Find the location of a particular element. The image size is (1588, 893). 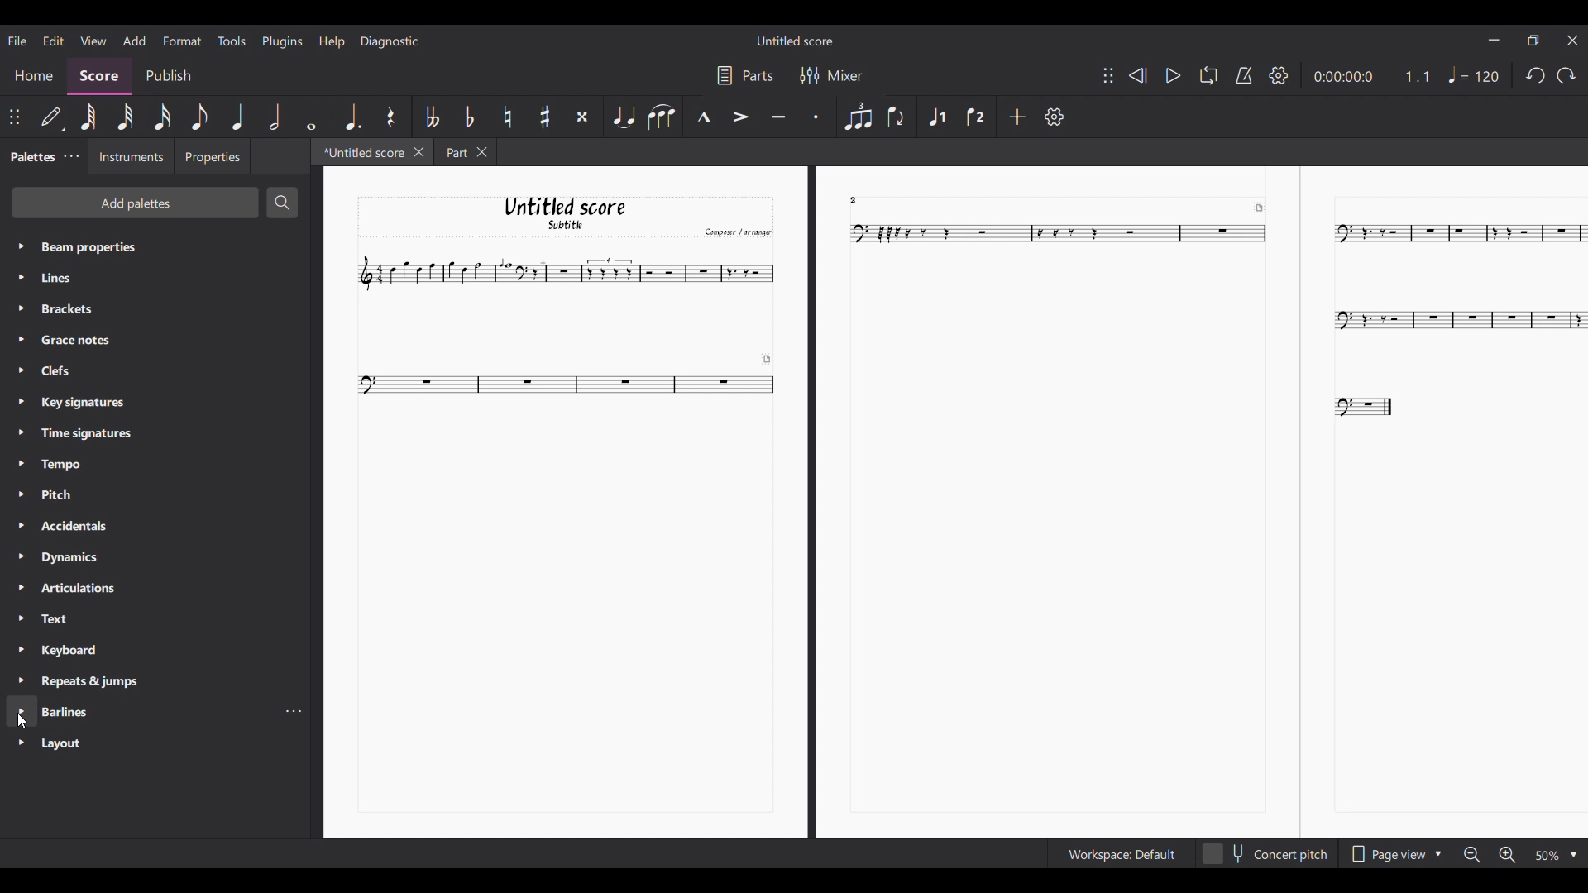

Palette settings is located at coordinates (65, 588).